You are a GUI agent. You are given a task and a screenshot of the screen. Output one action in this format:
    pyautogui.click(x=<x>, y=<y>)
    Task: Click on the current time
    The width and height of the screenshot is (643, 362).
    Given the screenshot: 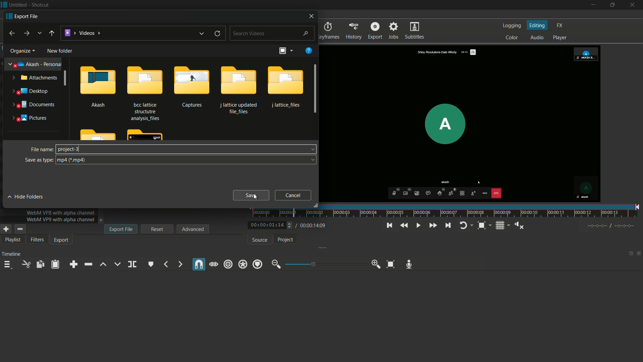 What is the action you would take?
    pyautogui.click(x=266, y=225)
    